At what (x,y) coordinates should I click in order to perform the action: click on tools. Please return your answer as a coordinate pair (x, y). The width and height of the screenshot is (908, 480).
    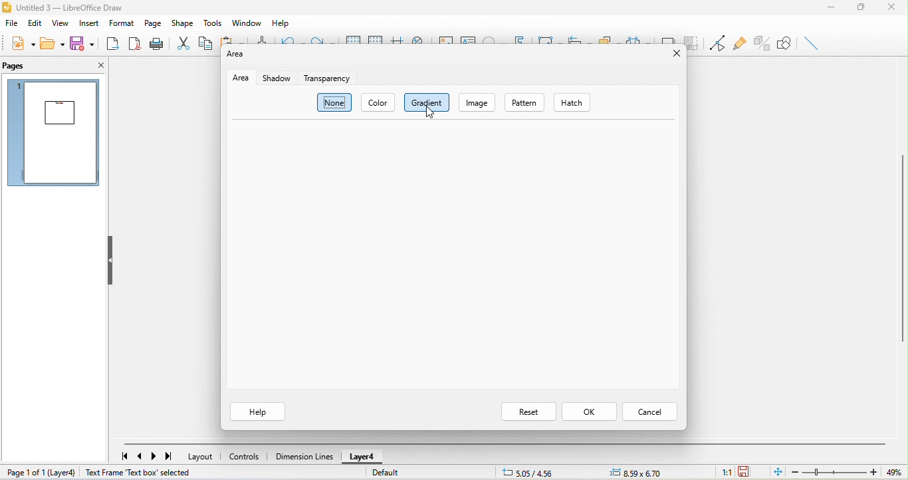
    Looking at the image, I should click on (215, 24).